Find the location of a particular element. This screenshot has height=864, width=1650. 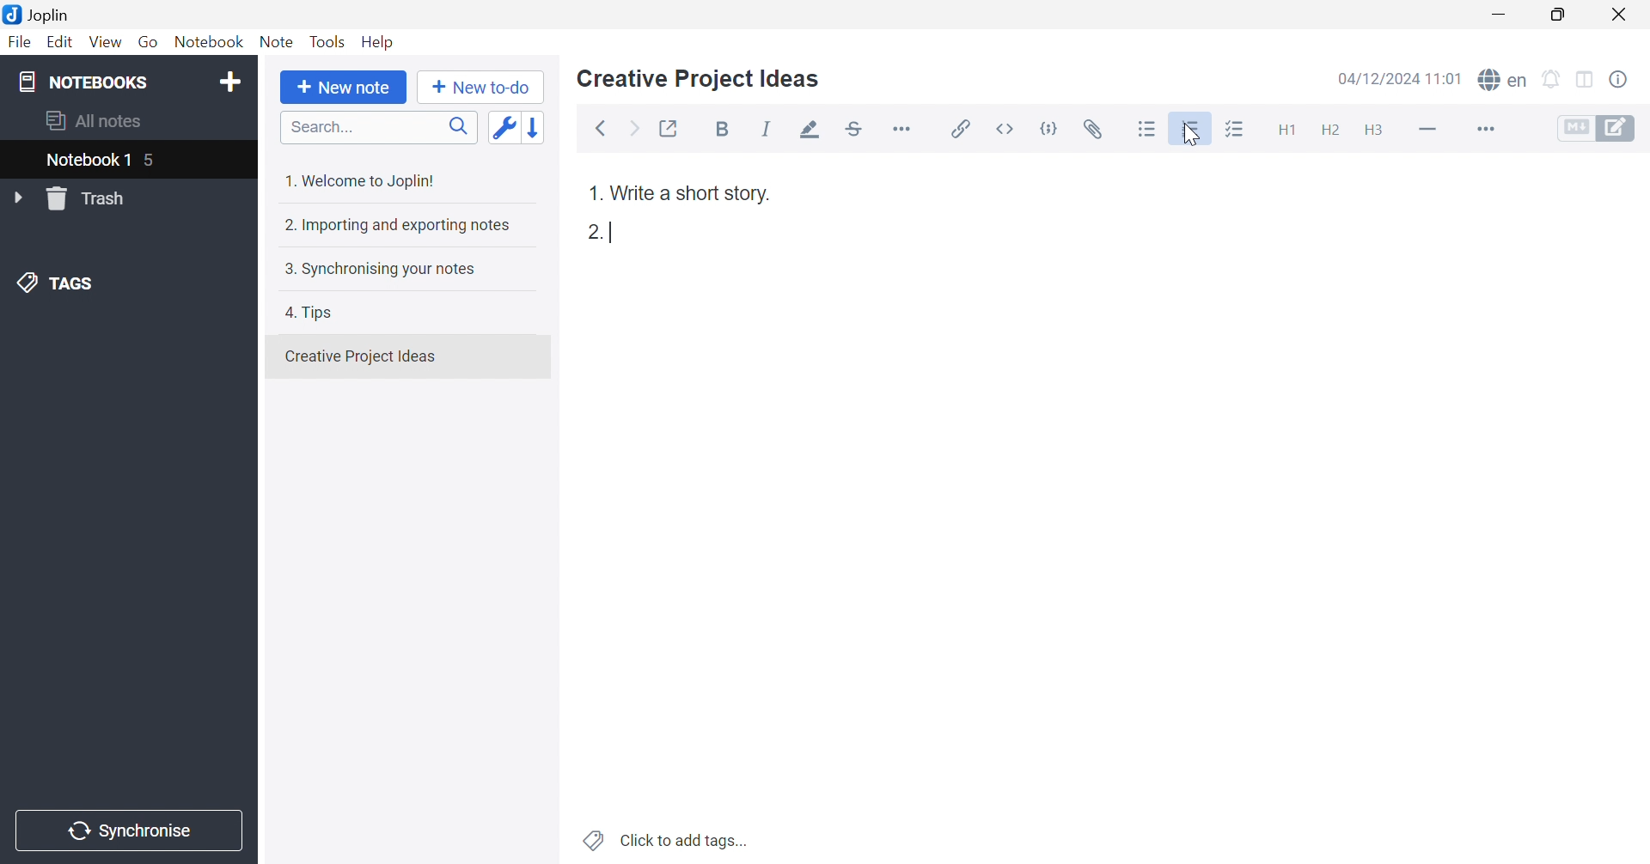

Toggle editors is located at coordinates (1597, 129).